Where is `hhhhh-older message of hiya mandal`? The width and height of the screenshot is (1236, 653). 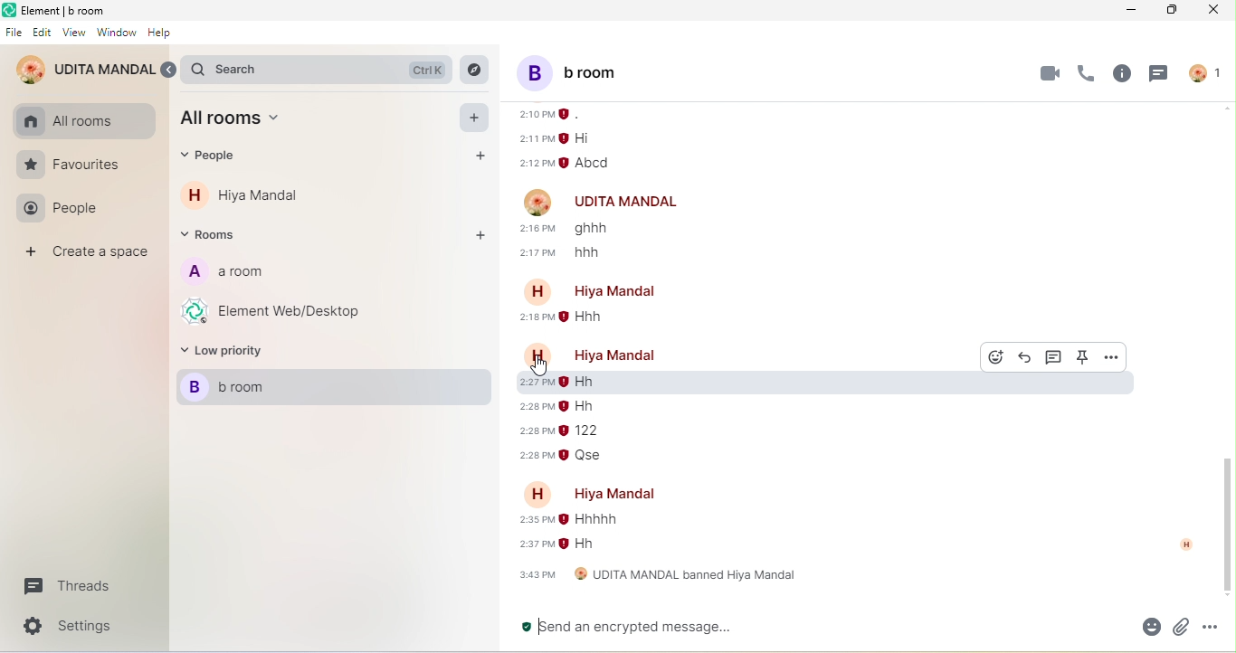
hhhhh-older message of hiya mandal is located at coordinates (592, 520).